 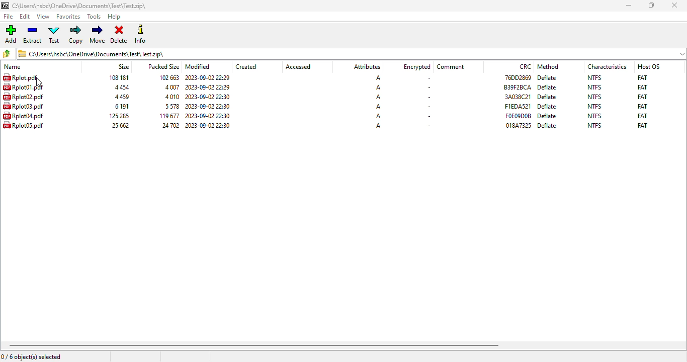 What do you see at coordinates (595, 116) in the screenshot?
I see `NTFS` at bounding box center [595, 116].